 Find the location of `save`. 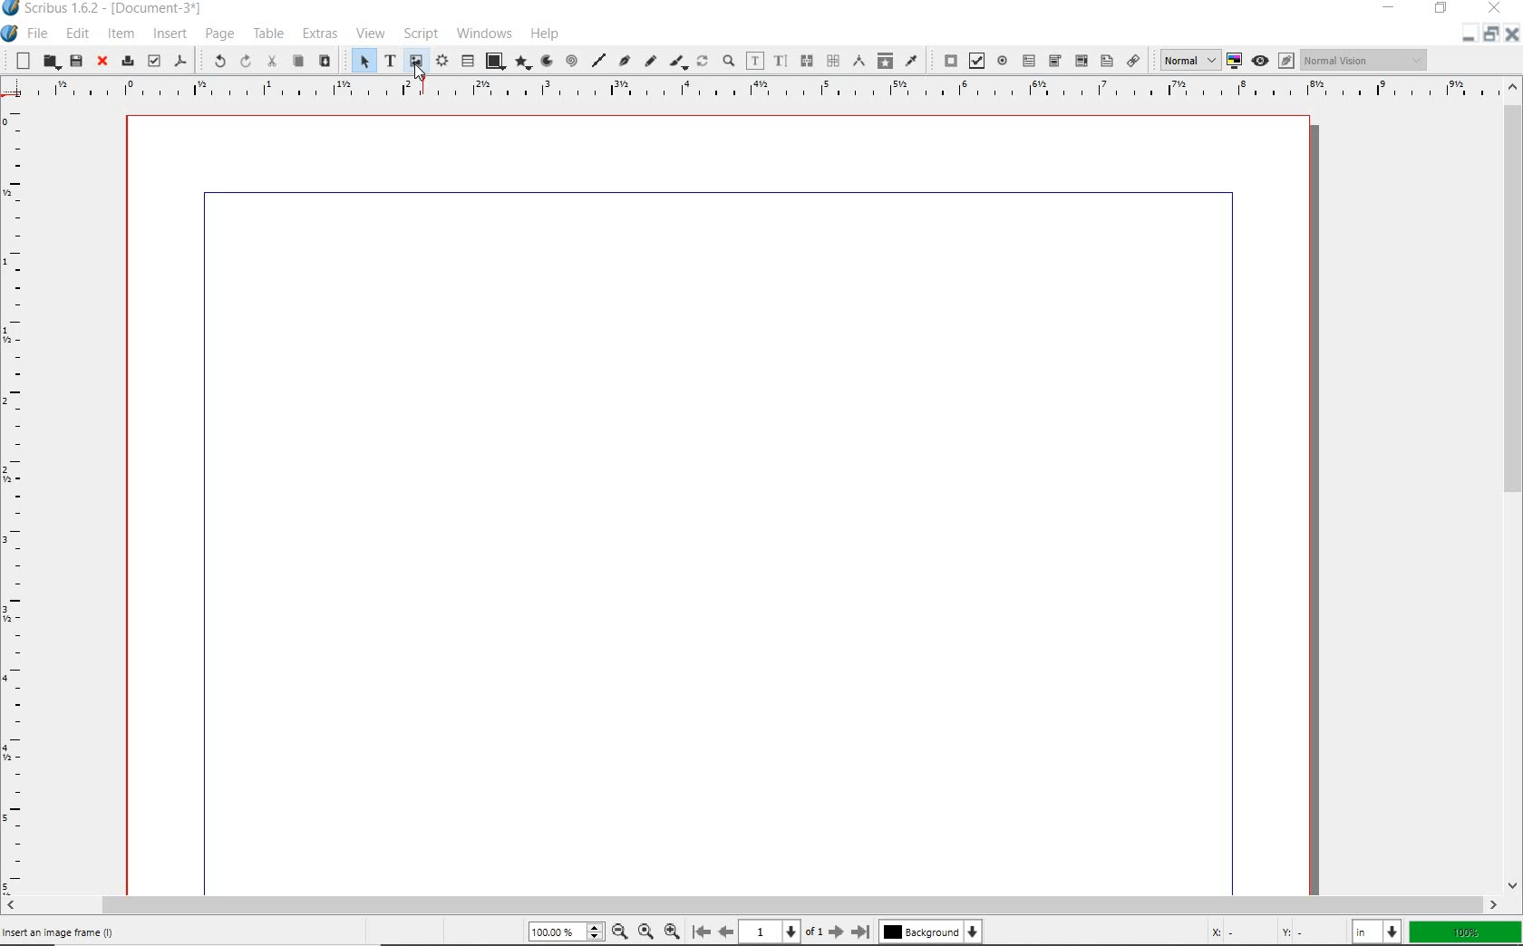

save is located at coordinates (75, 60).